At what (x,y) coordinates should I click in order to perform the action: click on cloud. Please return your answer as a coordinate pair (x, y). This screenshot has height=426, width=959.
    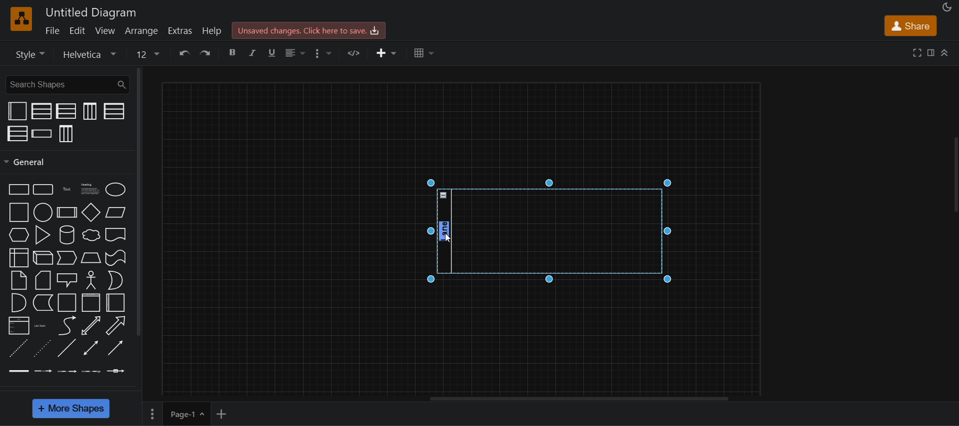
    Looking at the image, I should click on (92, 235).